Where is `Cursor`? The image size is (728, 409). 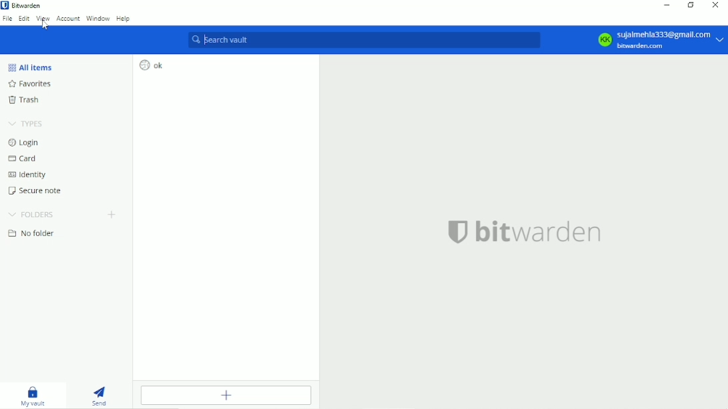
Cursor is located at coordinates (45, 25).